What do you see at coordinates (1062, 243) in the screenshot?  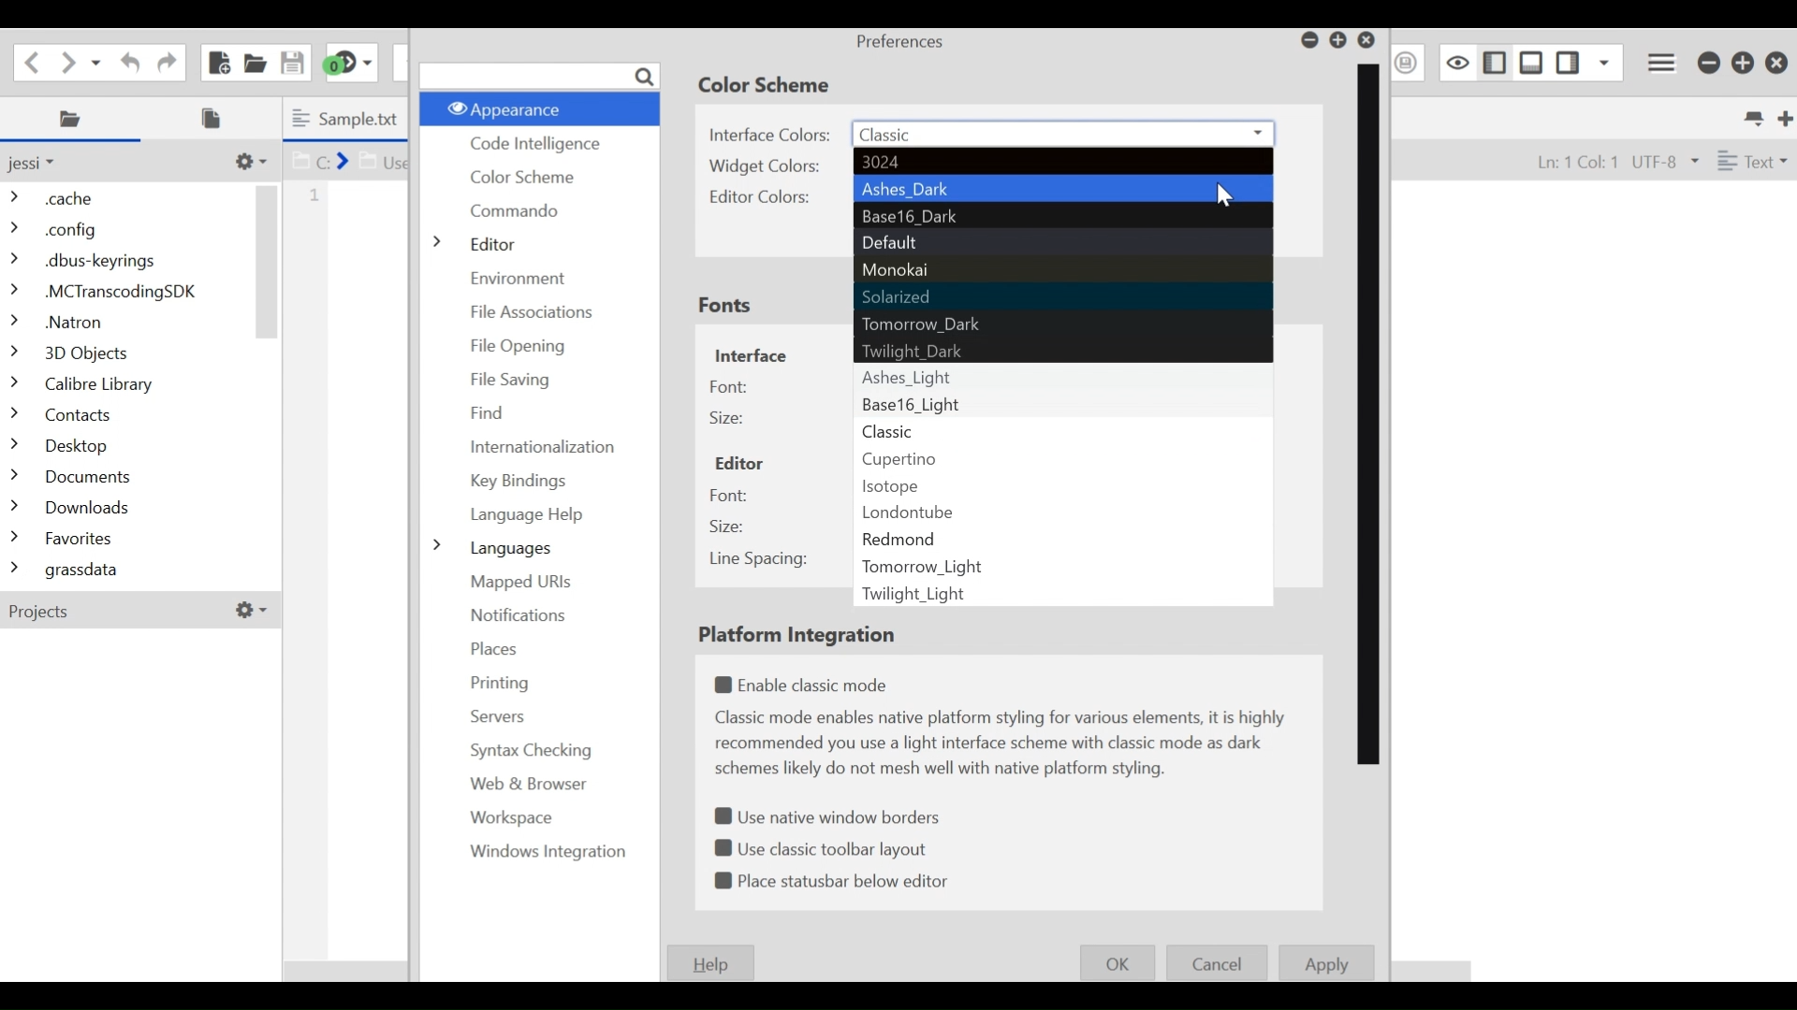 I see `Default` at bounding box center [1062, 243].